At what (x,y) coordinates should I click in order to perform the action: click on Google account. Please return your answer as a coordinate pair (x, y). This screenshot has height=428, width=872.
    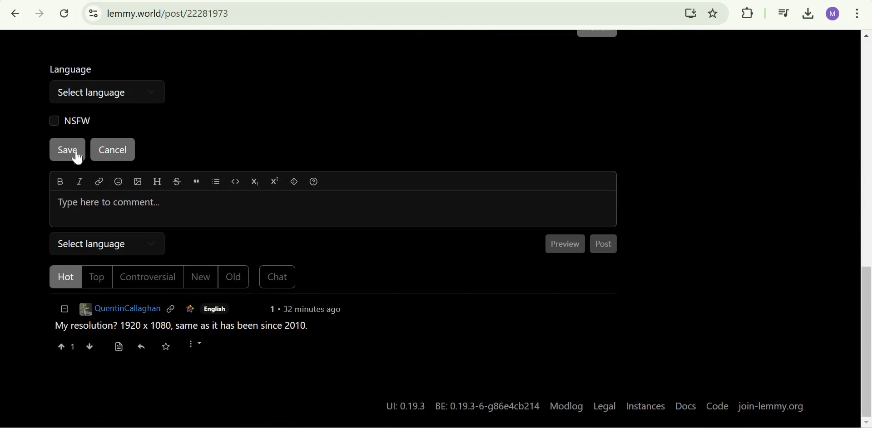
    Looking at the image, I should click on (833, 14).